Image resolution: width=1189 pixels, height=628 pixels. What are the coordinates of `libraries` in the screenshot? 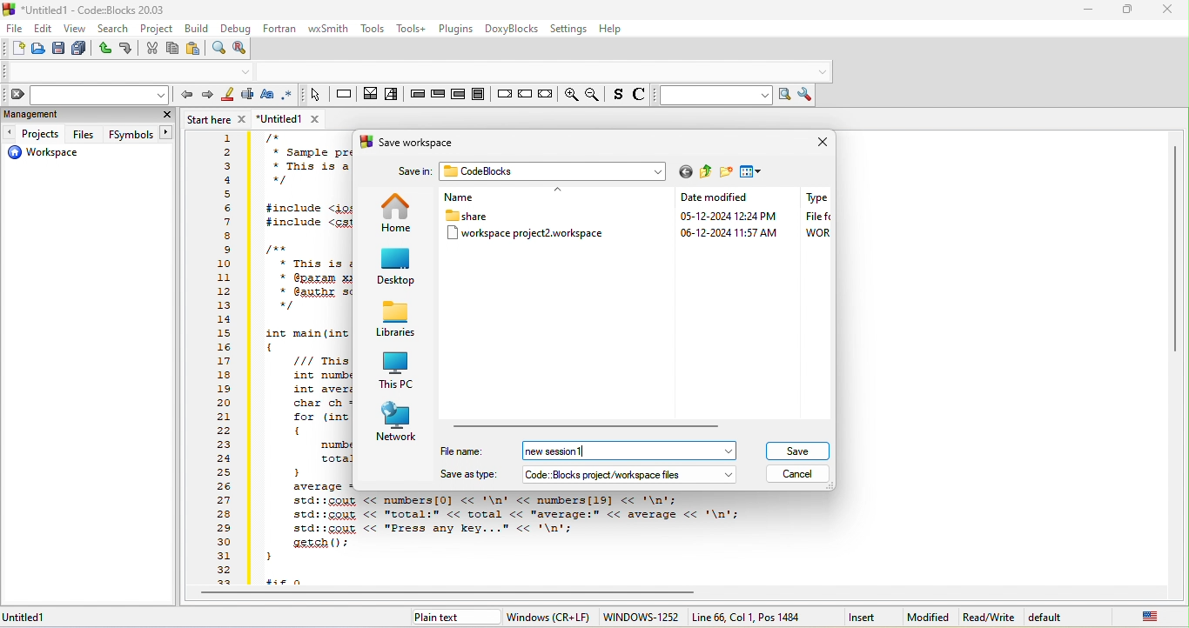 It's located at (395, 320).